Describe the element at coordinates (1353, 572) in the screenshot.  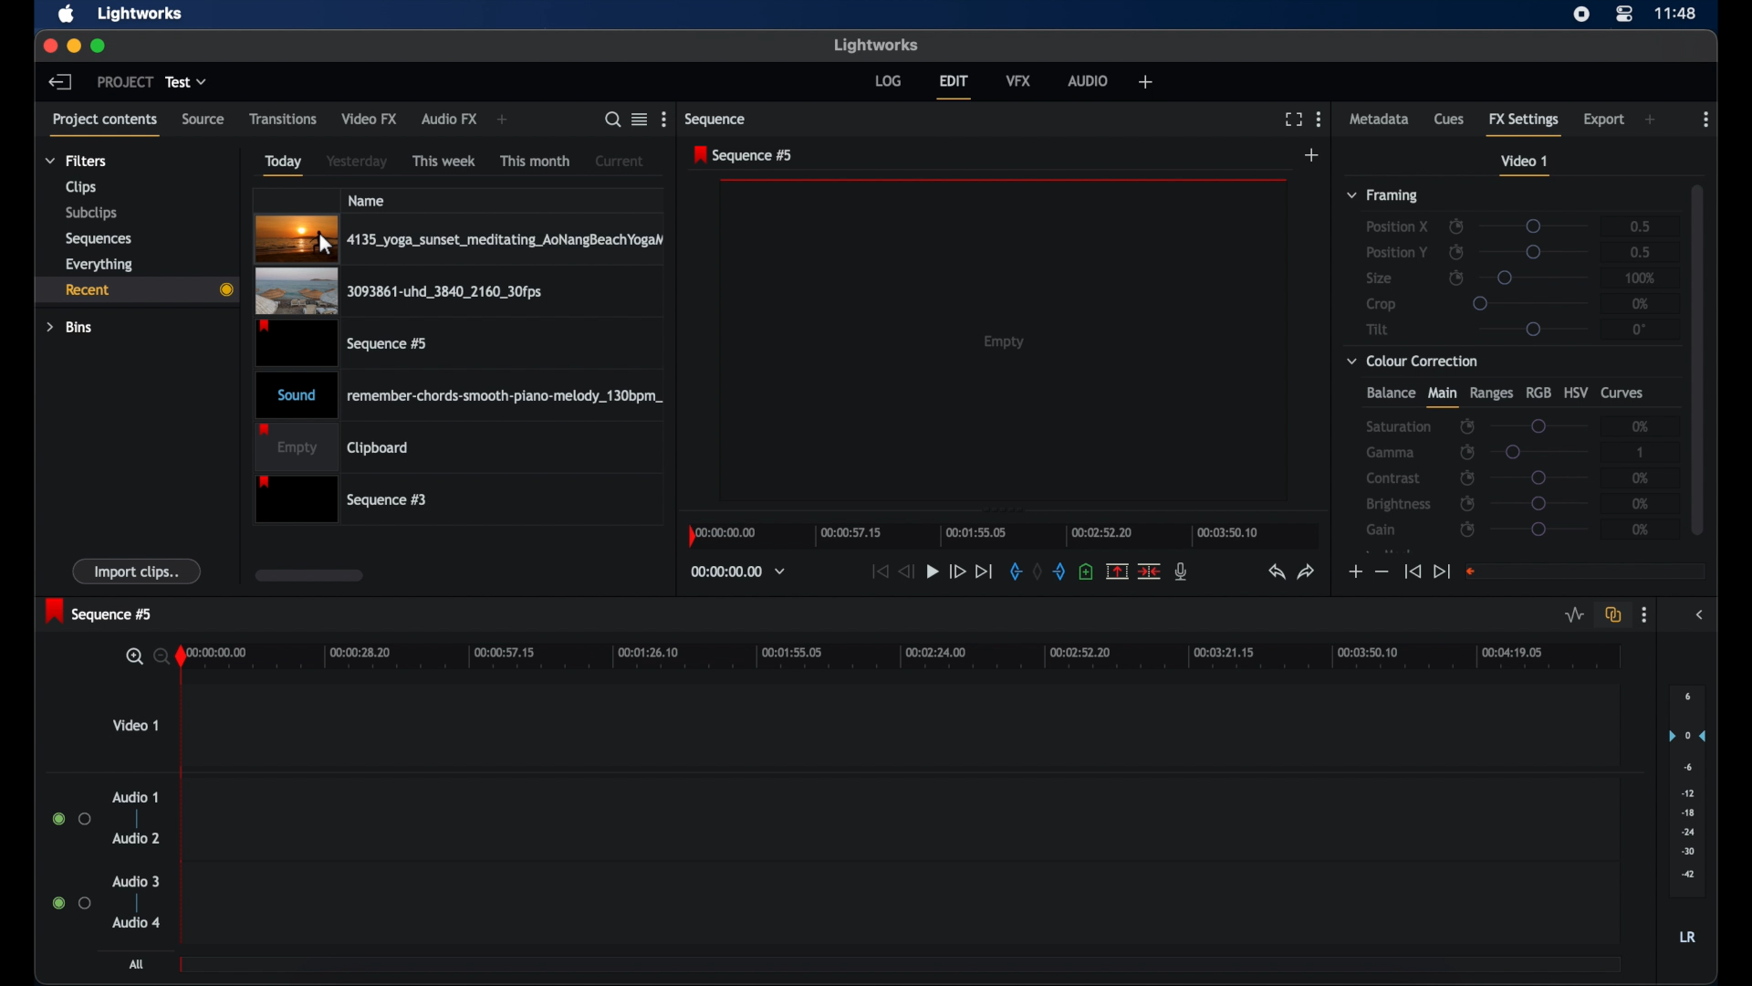
I see `increment` at that location.